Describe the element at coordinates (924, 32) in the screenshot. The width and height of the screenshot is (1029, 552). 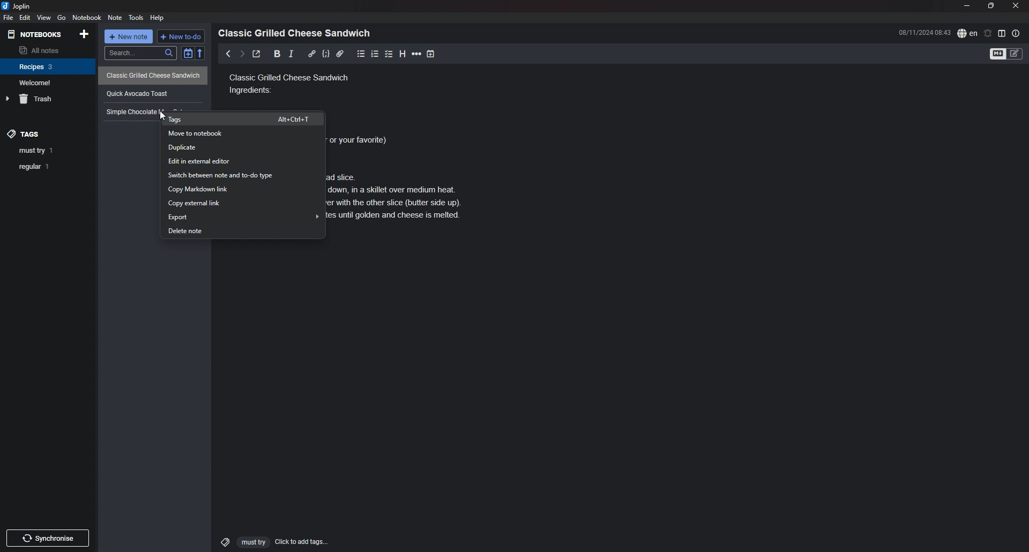
I see `time` at that location.